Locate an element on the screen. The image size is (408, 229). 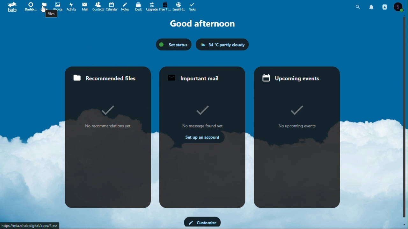
Dashboard is located at coordinates (30, 7).